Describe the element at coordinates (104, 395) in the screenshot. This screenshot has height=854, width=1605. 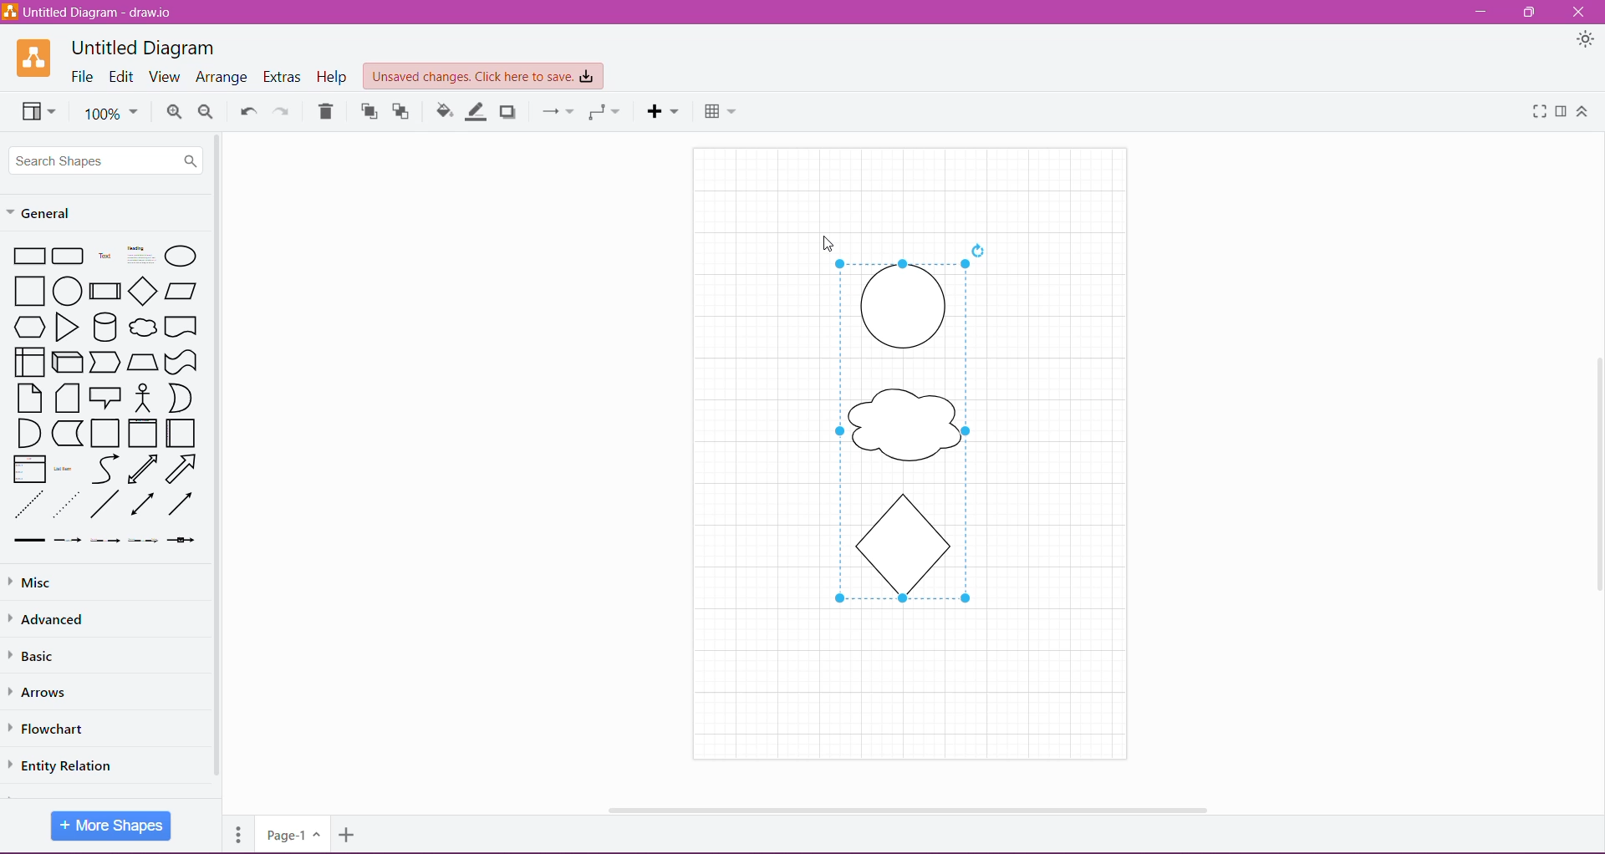
I see `Available shapes in General` at that location.